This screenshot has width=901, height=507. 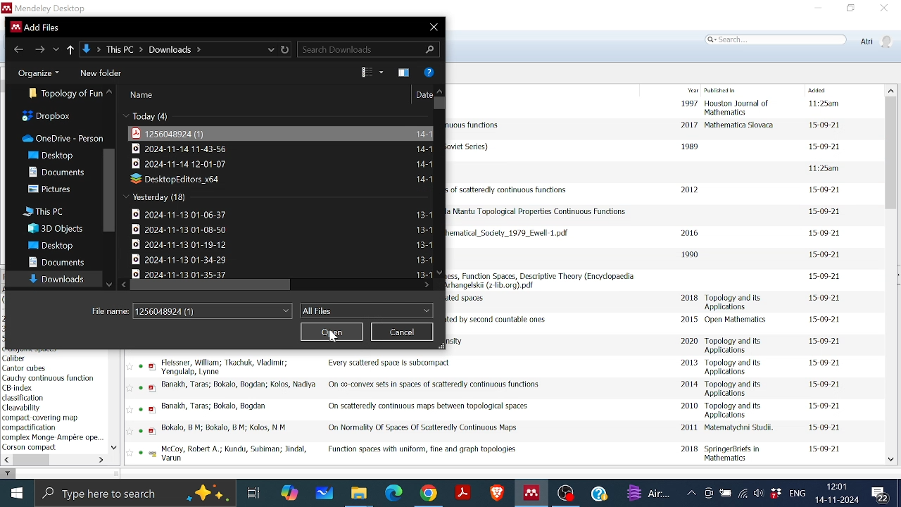 I want to click on Published in, so click(x=741, y=124).